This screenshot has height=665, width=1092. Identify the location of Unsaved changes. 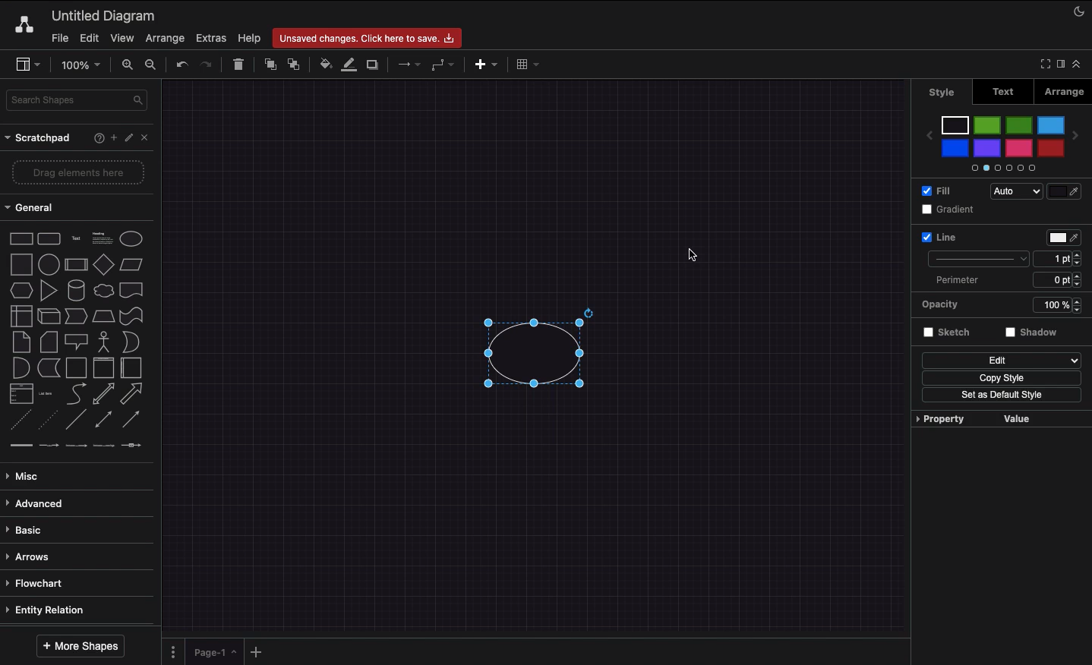
(369, 36).